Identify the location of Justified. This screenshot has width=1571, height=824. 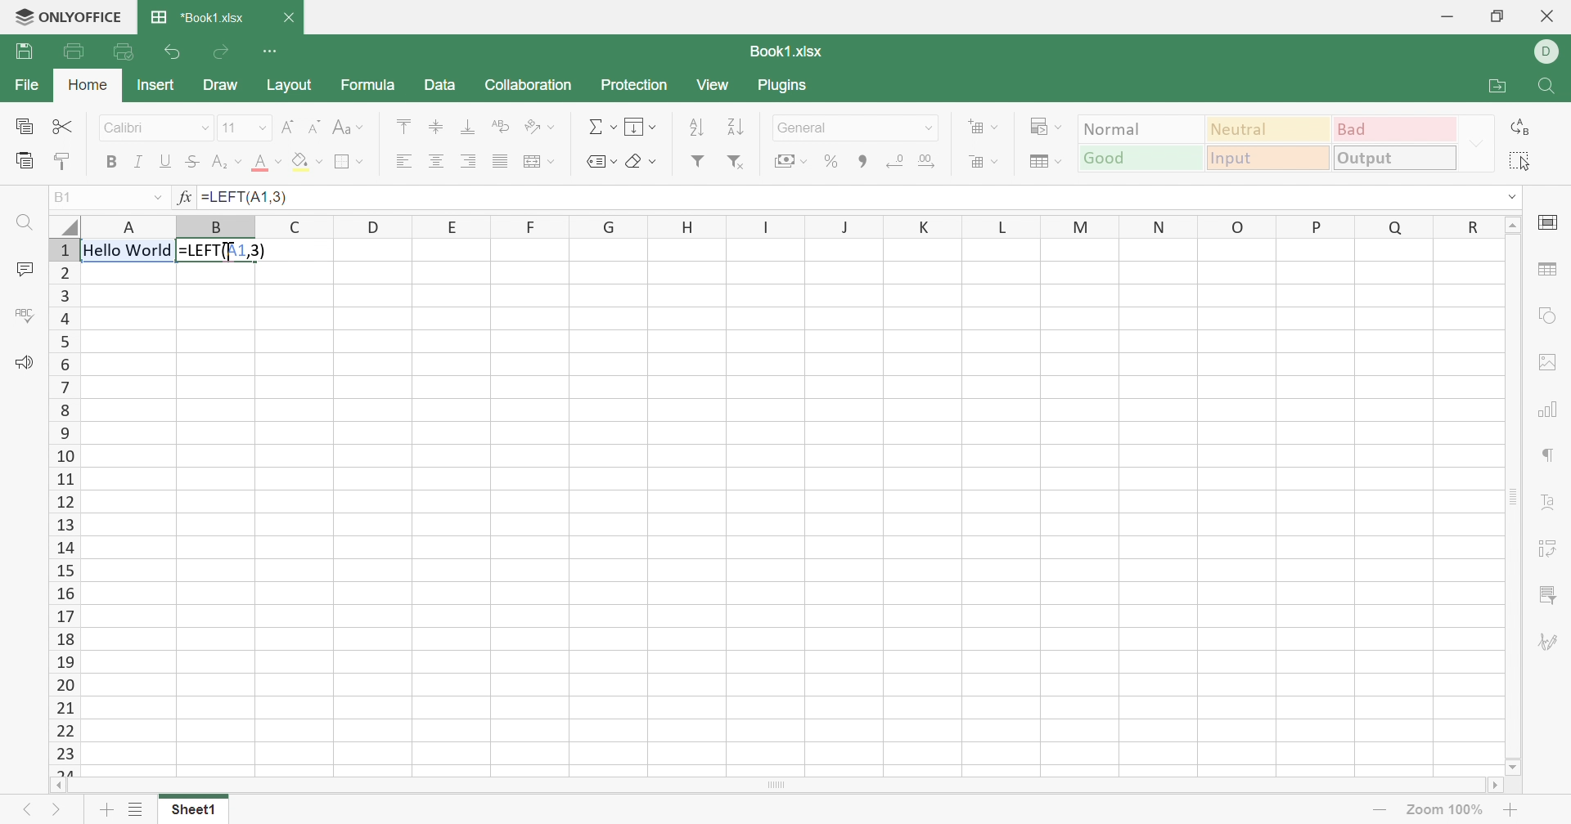
(499, 163).